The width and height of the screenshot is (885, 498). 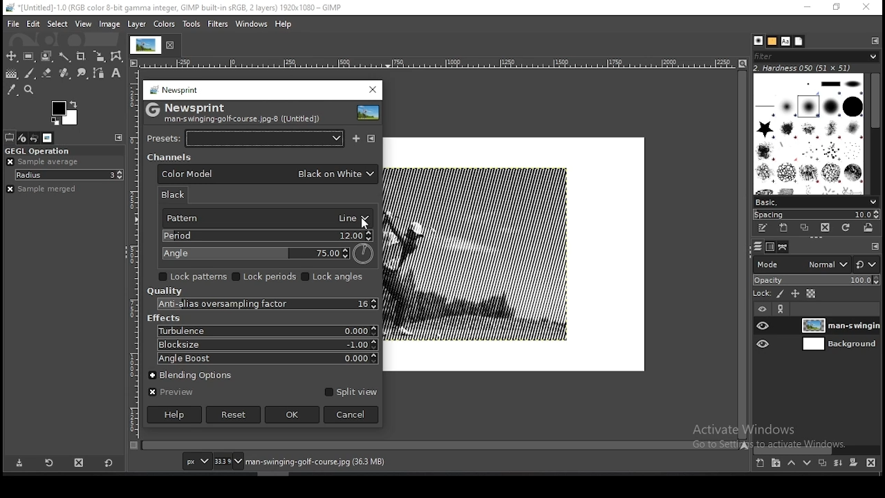 What do you see at coordinates (57, 24) in the screenshot?
I see `select` at bounding box center [57, 24].